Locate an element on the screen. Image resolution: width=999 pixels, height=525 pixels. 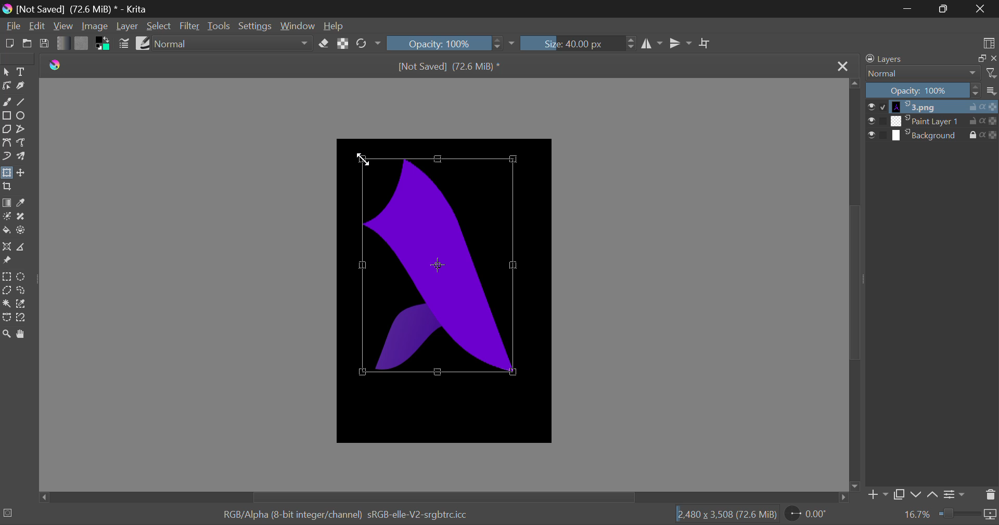
Rectangle Selection is located at coordinates (8, 278).